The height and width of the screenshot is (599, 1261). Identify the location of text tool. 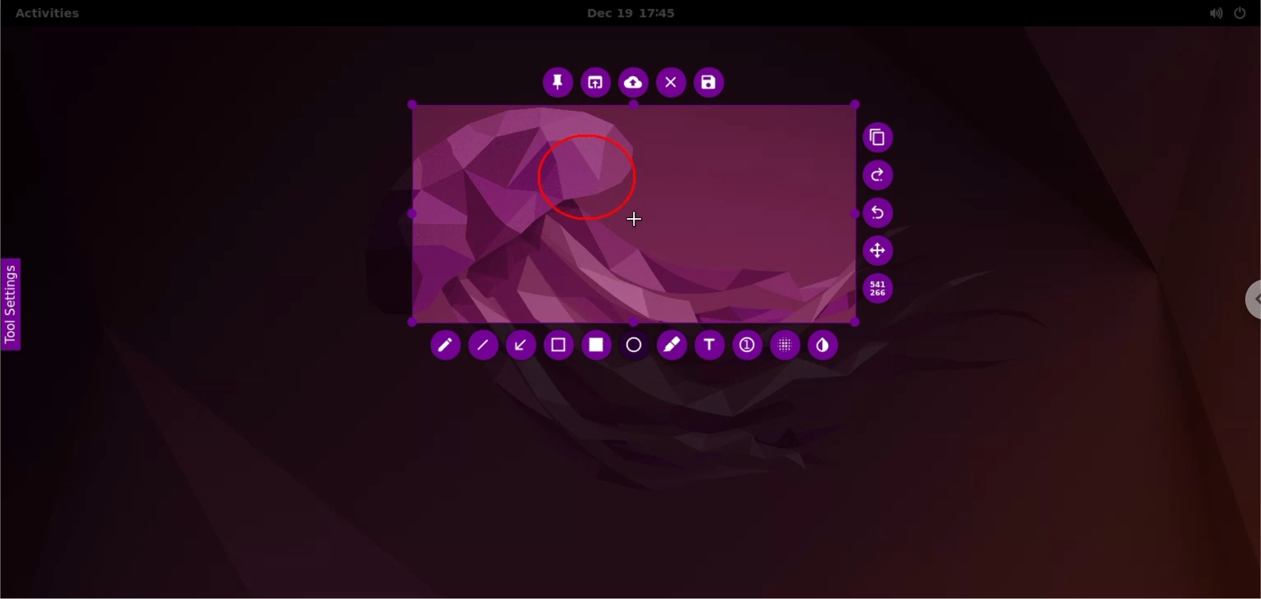
(709, 345).